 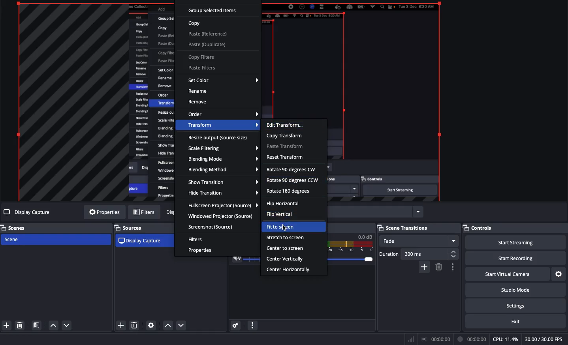 I want to click on Move up, so click(x=54, y=326).